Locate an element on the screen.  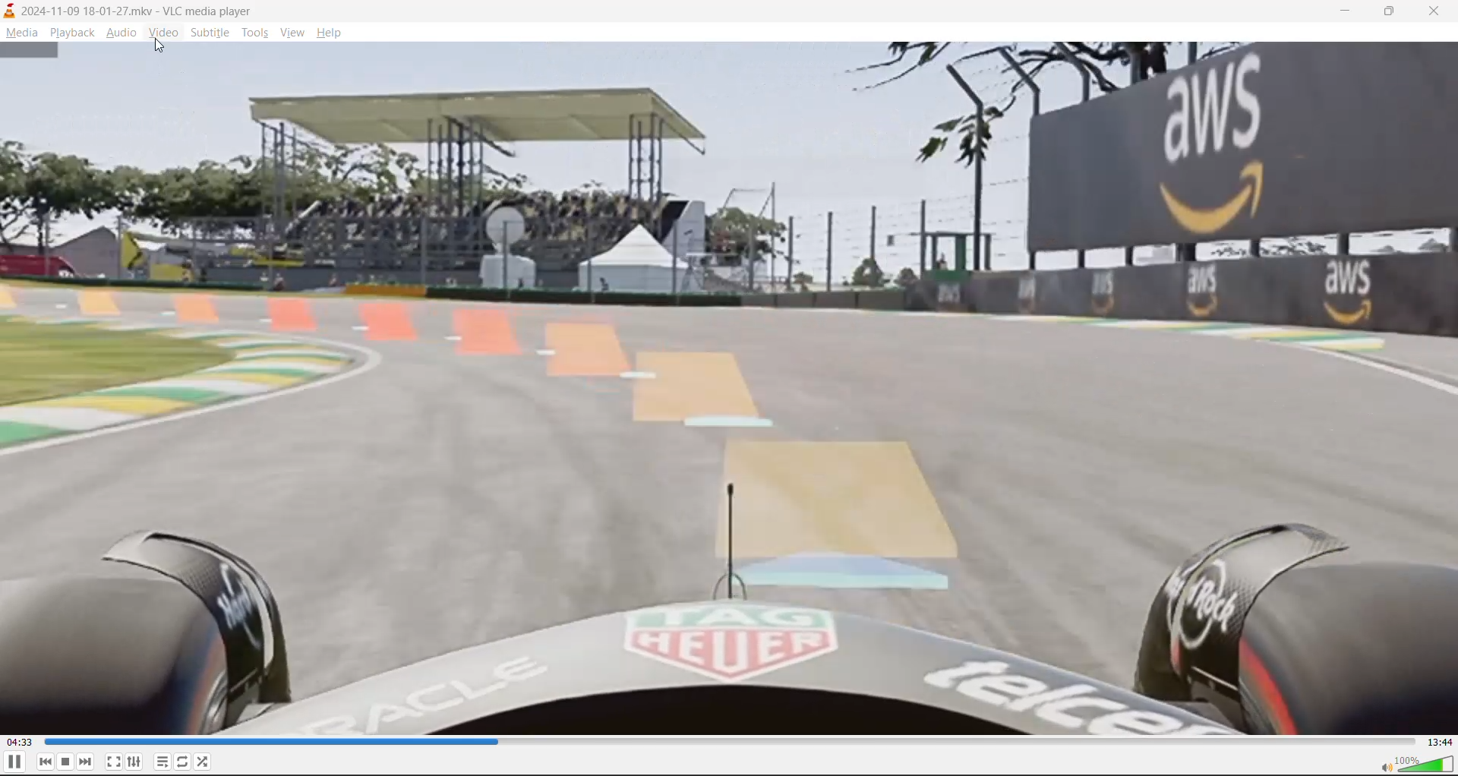
help is located at coordinates (333, 36).